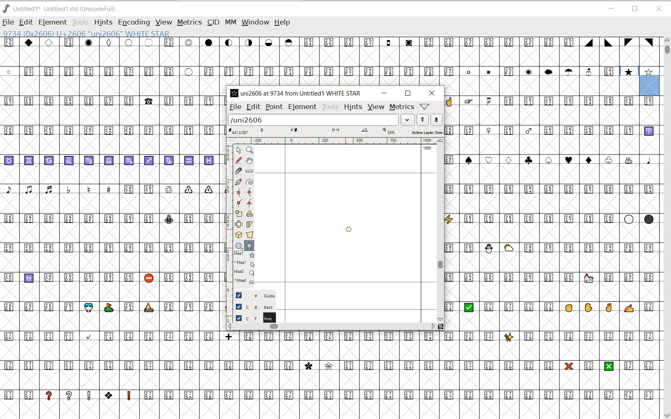  Describe the element at coordinates (245, 268) in the screenshot. I see `OCCURENCES OF EDITING TOOLS ON THE WINDOW` at that location.